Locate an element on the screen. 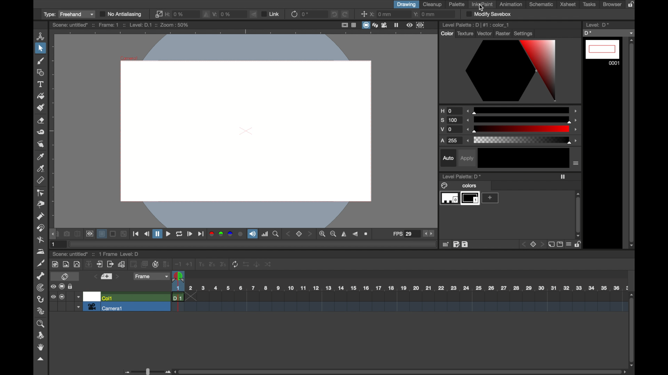 This screenshot has width=668, height=375. fullscreen is located at coordinates (345, 25).